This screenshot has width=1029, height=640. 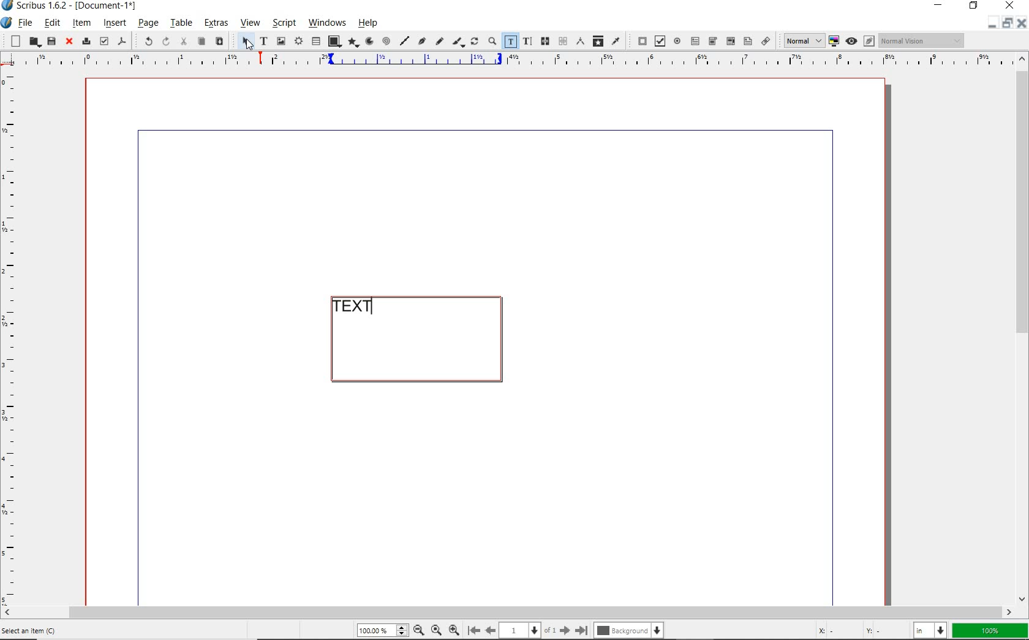 I want to click on calligraphic line, so click(x=459, y=42).